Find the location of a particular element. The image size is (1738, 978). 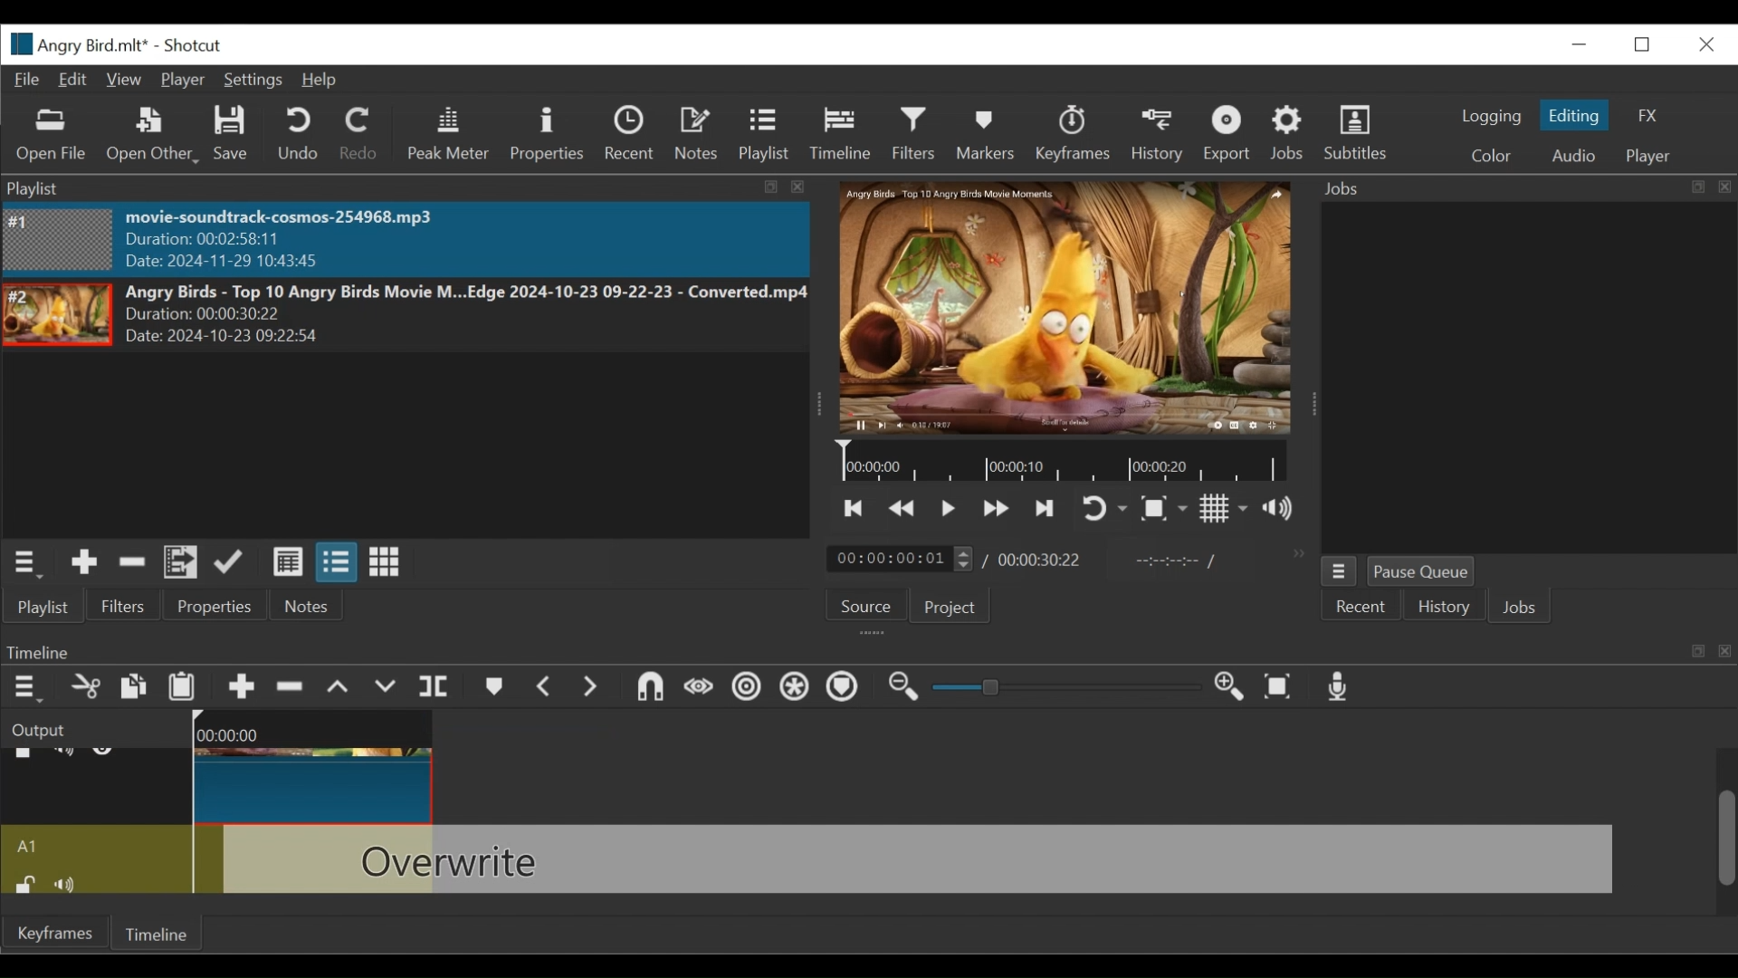

Paste is located at coordinates (183, 686).